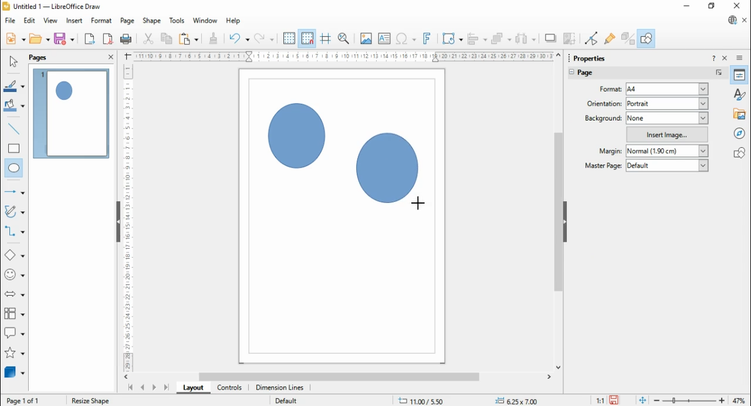 The width and height of the screenshot is (751, 406). Describe the element at coordinates (551, 38) in the screenshot. I see `shadow` at that location.